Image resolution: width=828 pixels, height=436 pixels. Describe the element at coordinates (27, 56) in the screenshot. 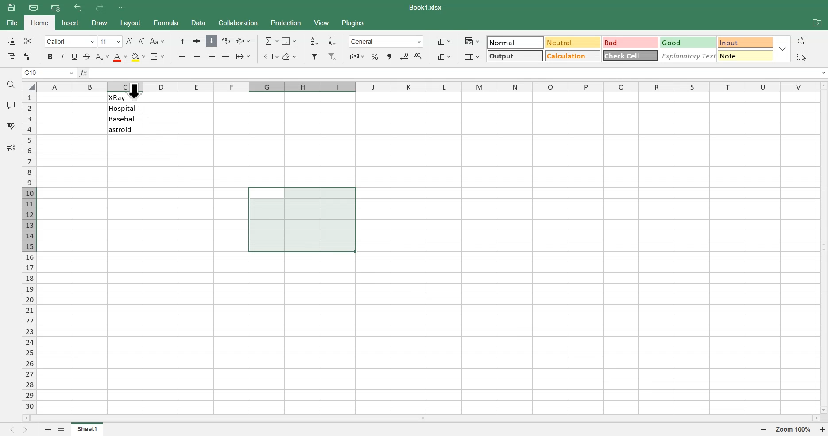

I see `Paint` at that location.